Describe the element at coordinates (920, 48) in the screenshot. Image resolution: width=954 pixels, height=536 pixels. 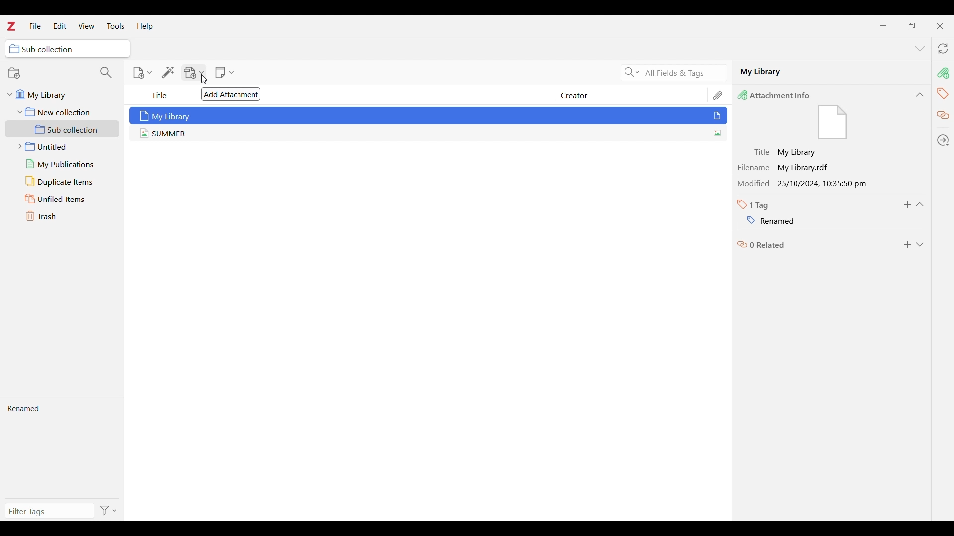
I see `List all tabs` at that location.